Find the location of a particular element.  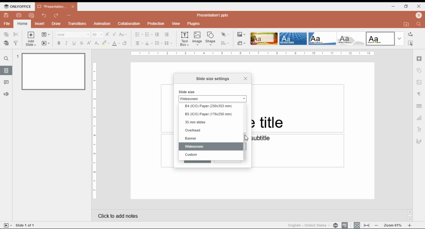

quick print  is located at coordinates (32, 15).